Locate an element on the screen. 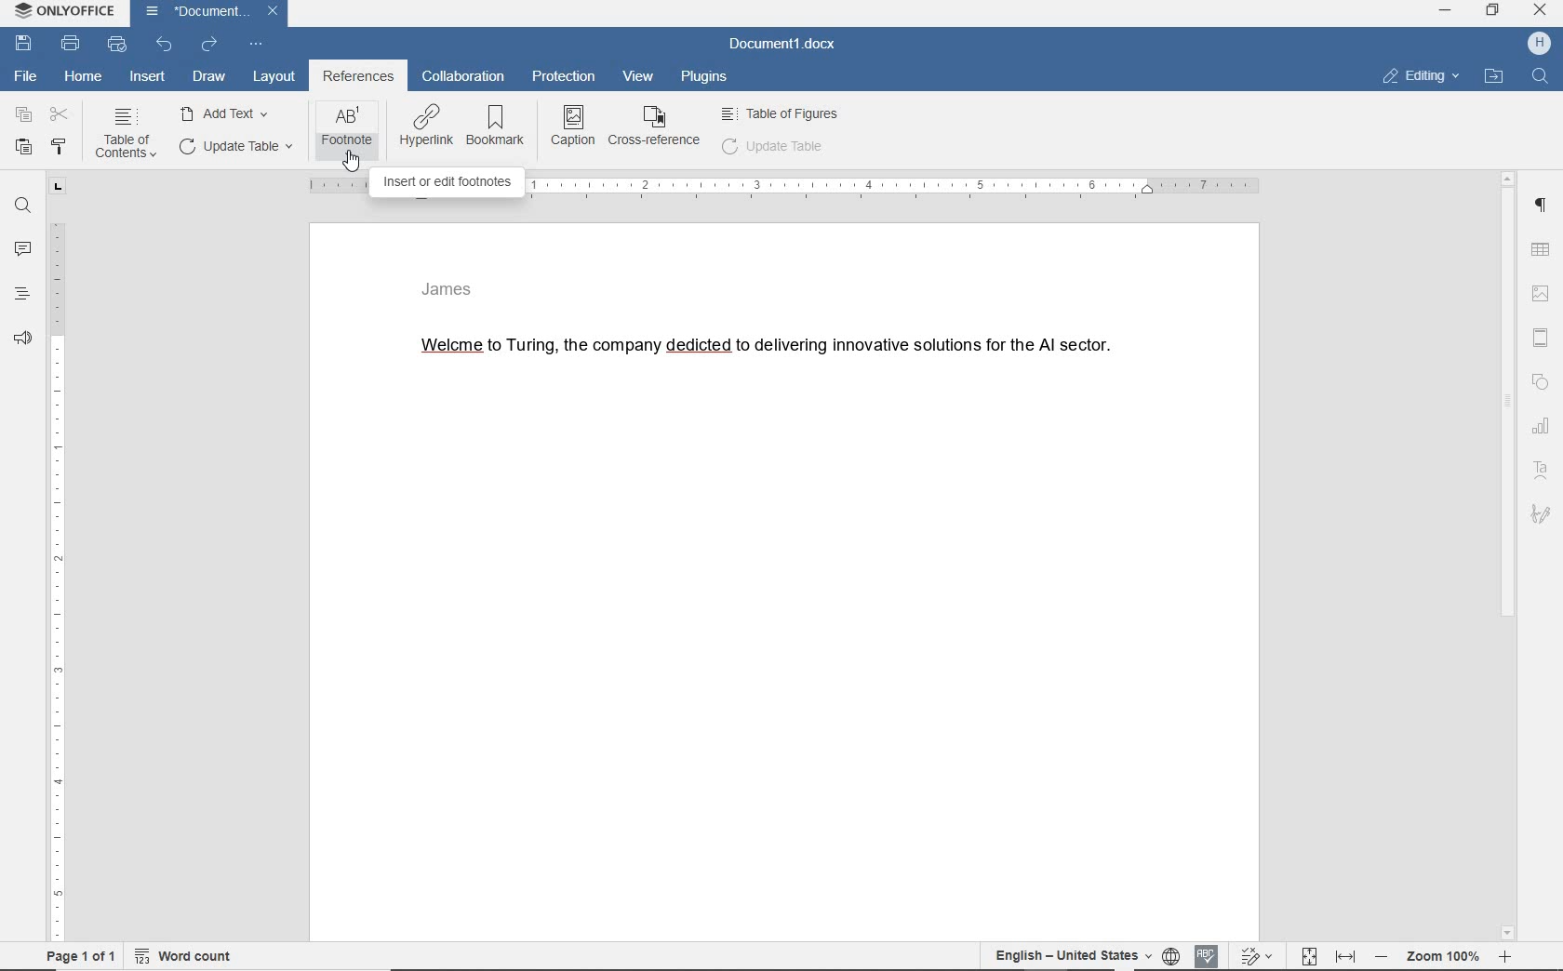 This screenshot has width=1563, height=971. table of contents is located at coordinates (125, 135).